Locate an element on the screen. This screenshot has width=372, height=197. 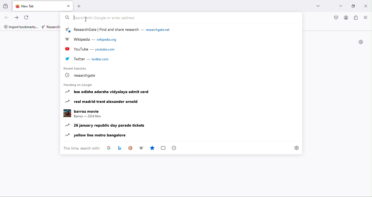
real madrid trent alexander arnold is located at coordinates (102, 102).